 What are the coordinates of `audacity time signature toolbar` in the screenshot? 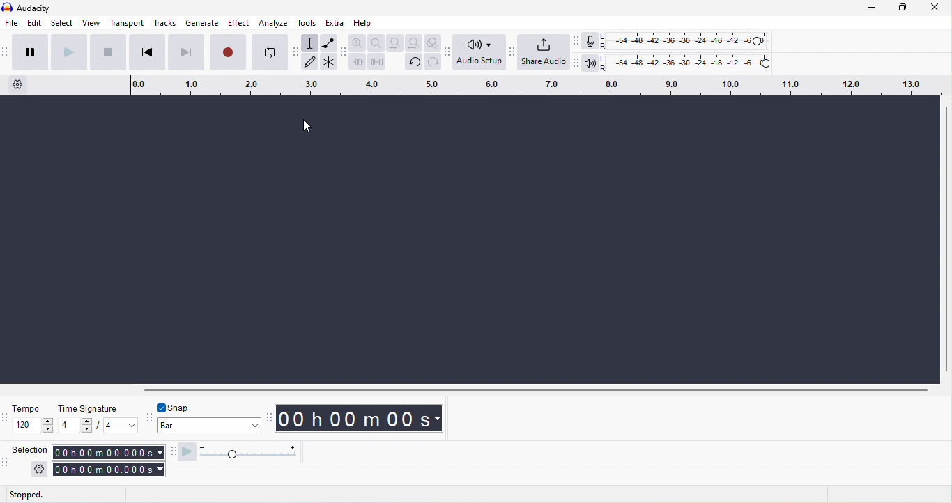 It's located at (6, 421).